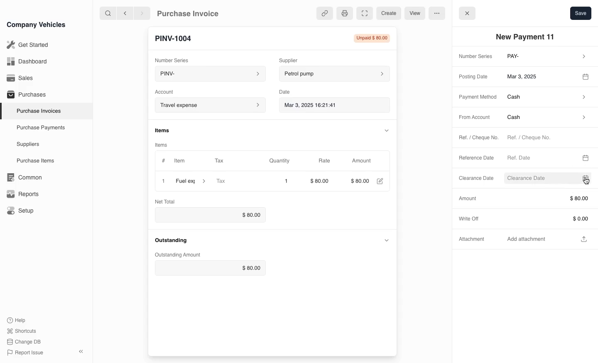 Image resolution: width=598 pixels, height=363 pixels. Describe the element at coordinates (166, 143) in the screenshot. I see `items` at that location.